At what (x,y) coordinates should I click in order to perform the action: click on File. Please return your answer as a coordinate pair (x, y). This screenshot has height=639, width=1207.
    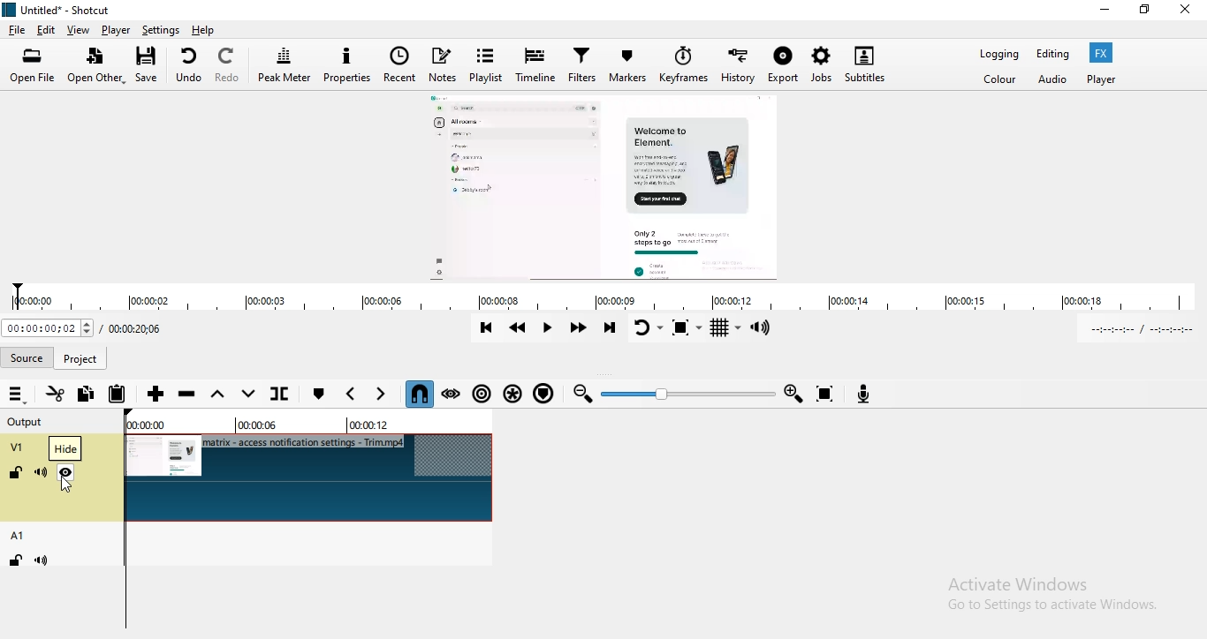
    Looking at the image, I should click on (16, 29).